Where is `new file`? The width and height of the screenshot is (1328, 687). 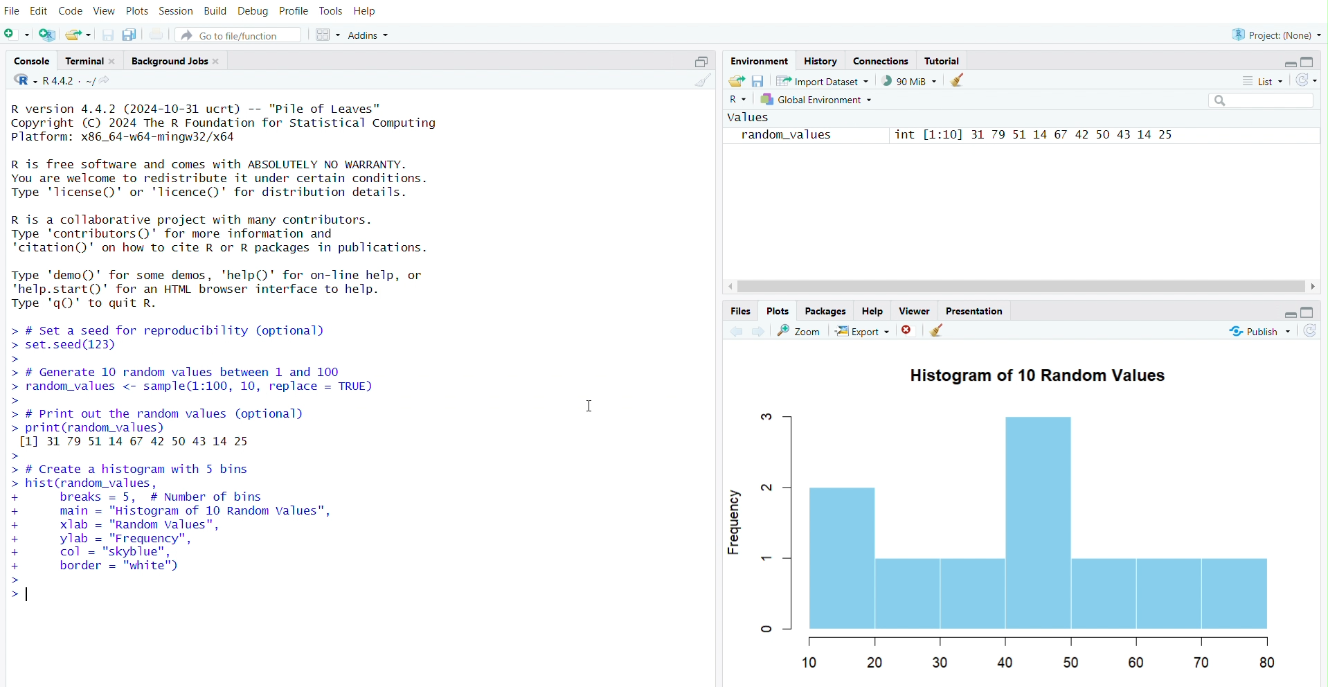 new file is located at coordinates (17, 35).